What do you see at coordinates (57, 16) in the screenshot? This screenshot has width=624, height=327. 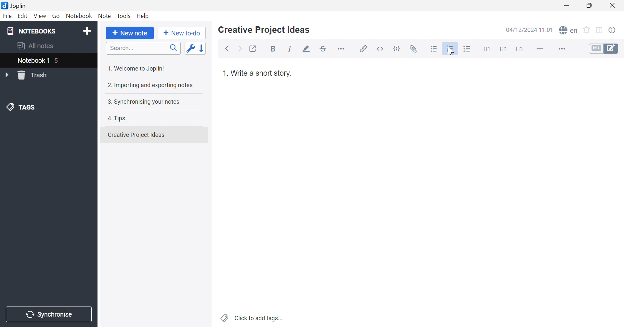 I see `Go` at bounding box center [57, 16].